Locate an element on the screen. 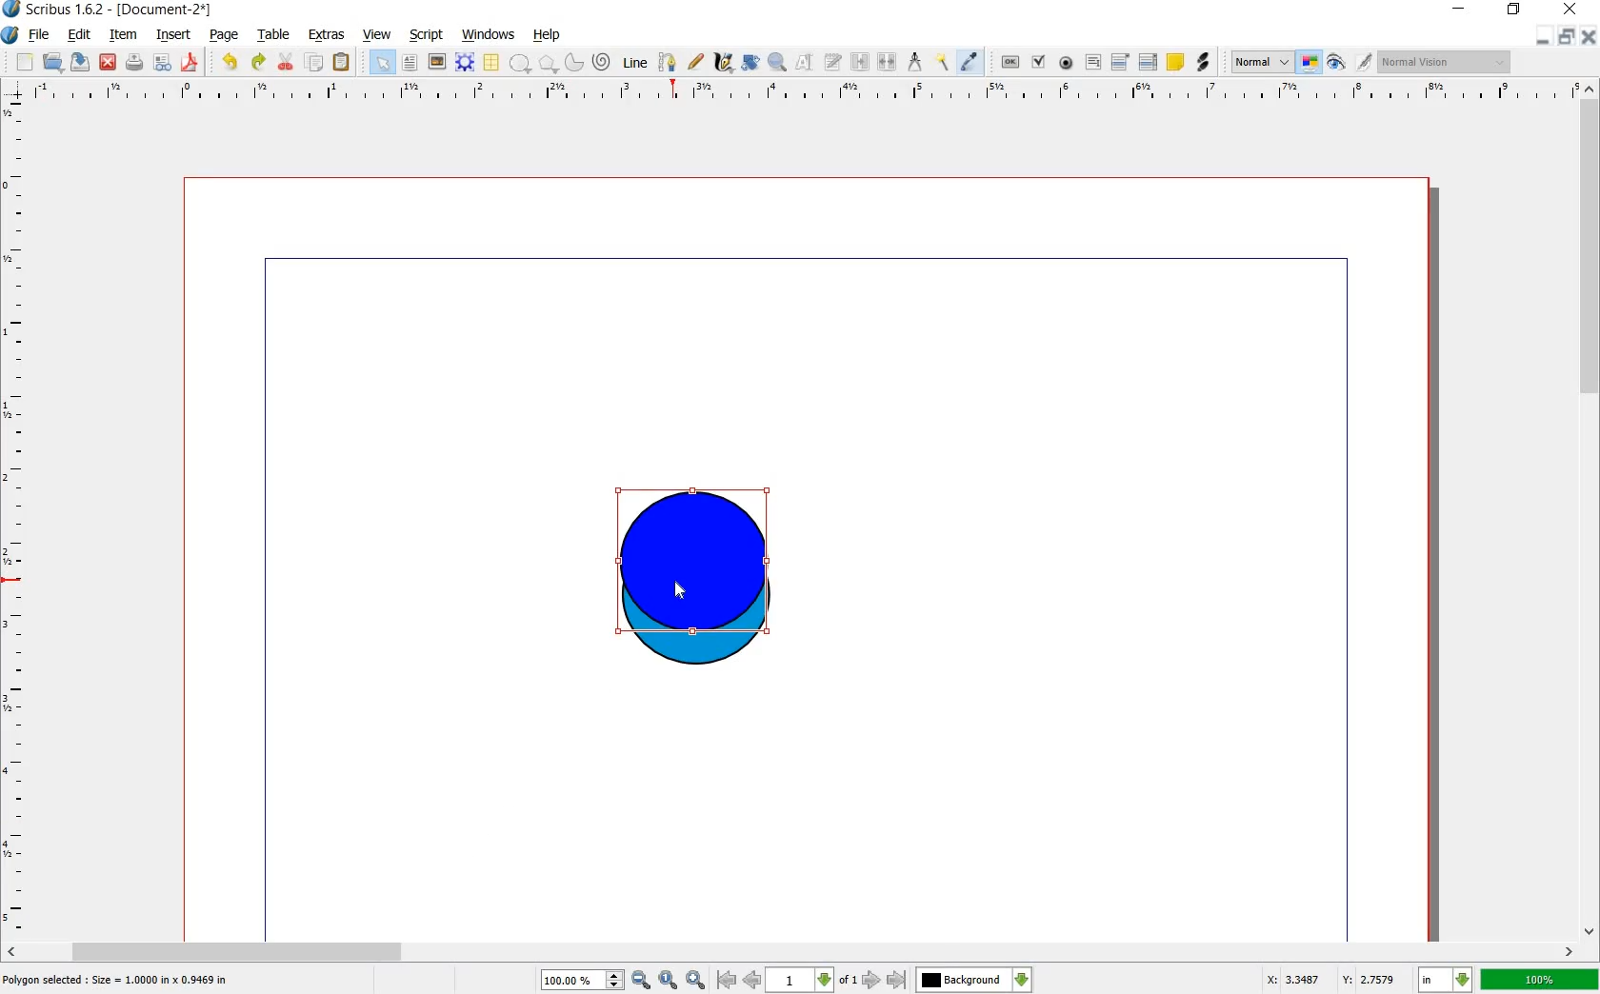  spiral is located at coordinates (601, 63).